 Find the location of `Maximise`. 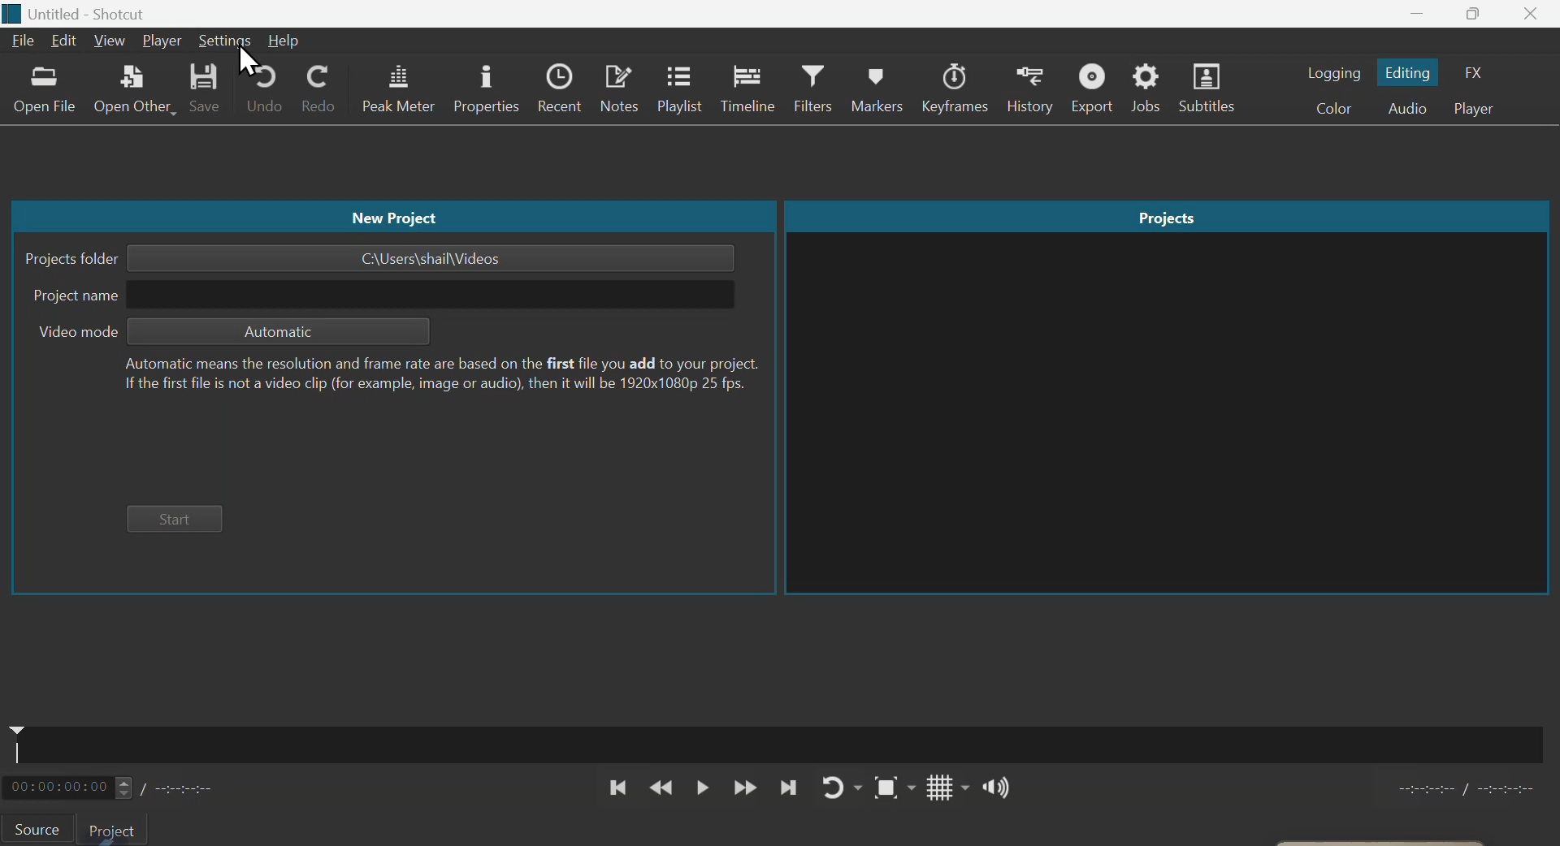

Maximise is located at coordinates (1474, 15).